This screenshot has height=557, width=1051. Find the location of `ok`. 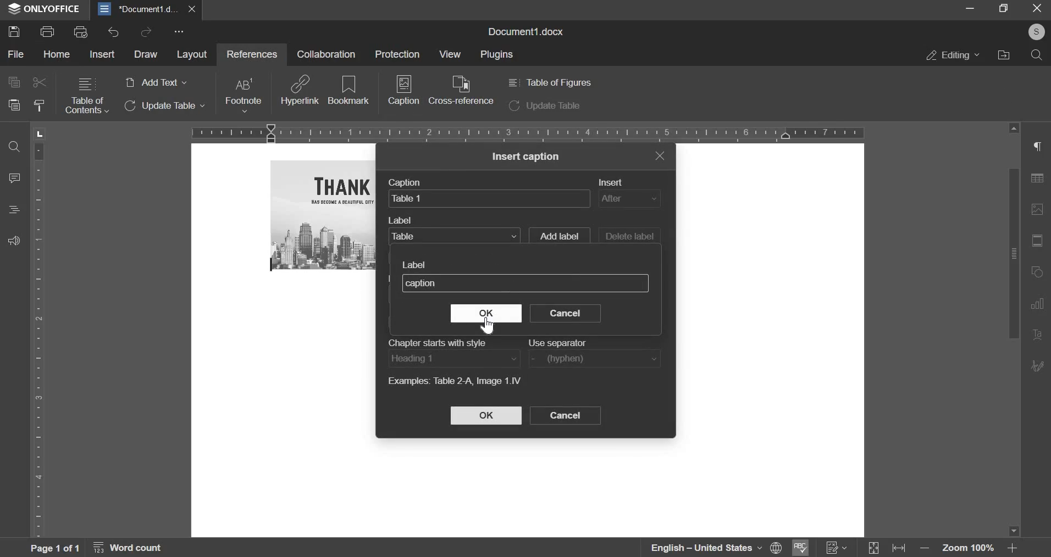

ok is located at coordinates (486, 415).